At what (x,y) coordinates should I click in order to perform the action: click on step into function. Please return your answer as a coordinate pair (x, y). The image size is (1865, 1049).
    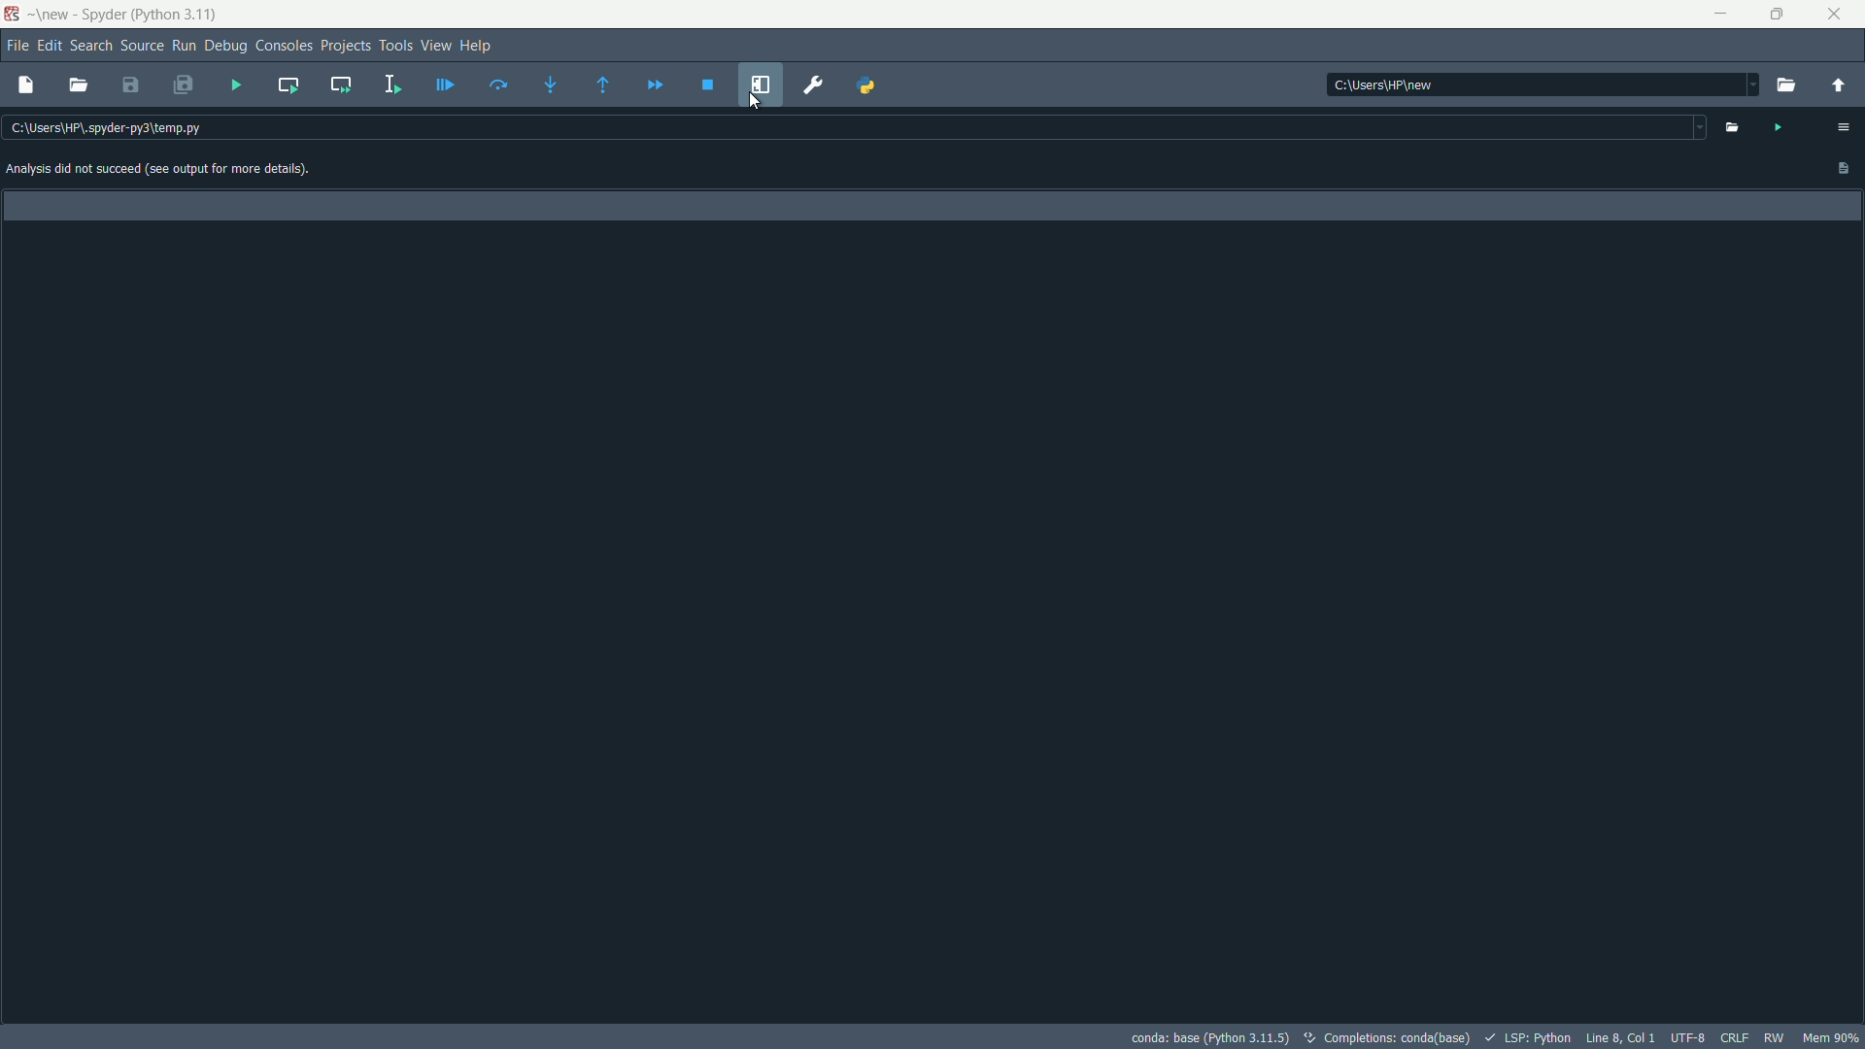
    Looking at the image, I should click on (553, 85).